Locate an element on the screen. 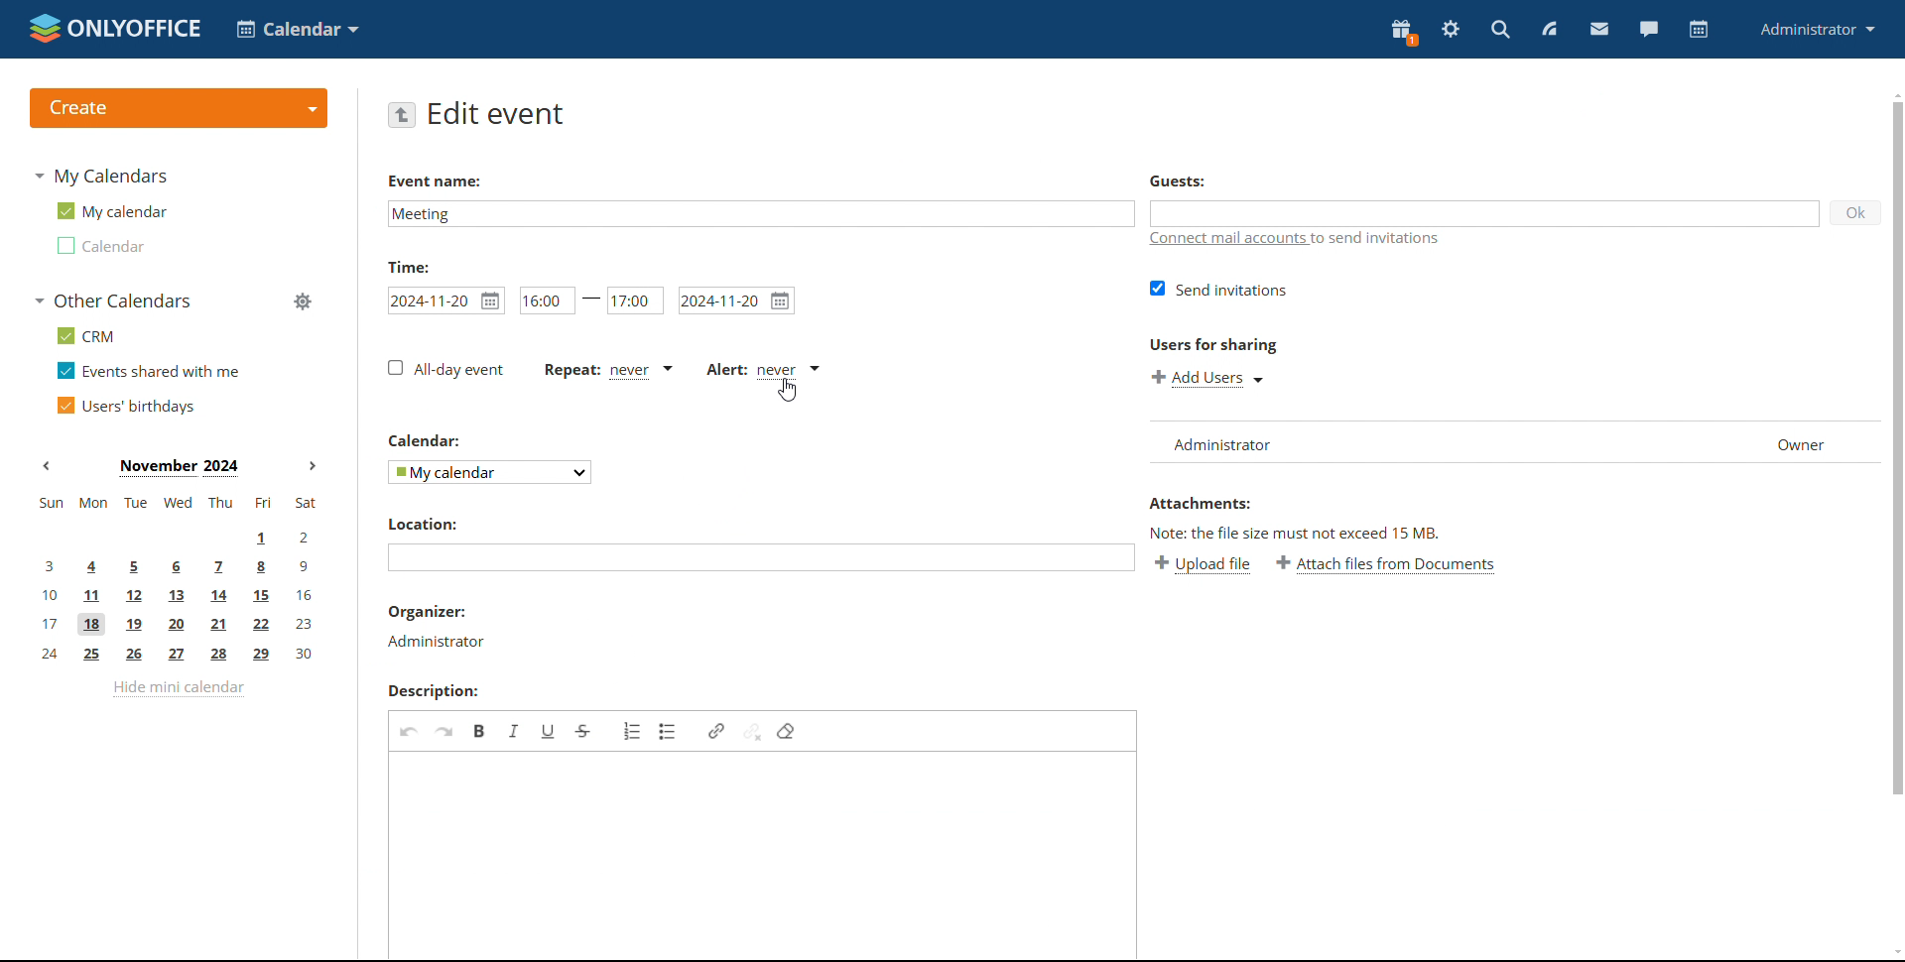 The image size is (1905, 962). present is located at coordinates (1404, 31).